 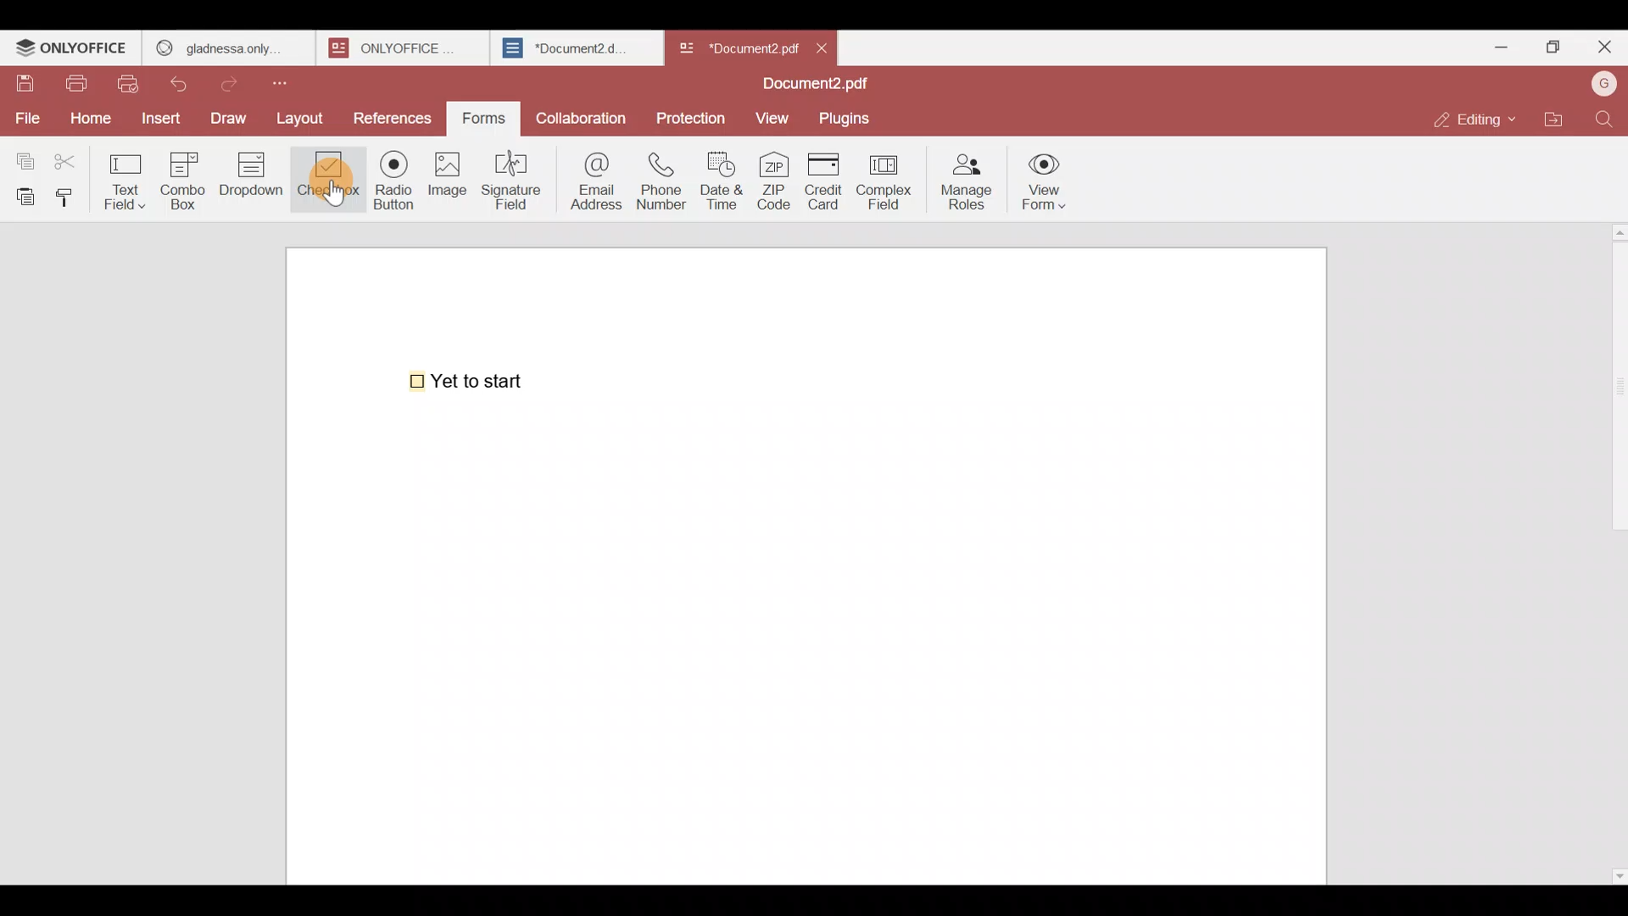 What do you see at coordinates (80, 85) in the screenshot?
I see `Print file` at bounding box center [80, 85].